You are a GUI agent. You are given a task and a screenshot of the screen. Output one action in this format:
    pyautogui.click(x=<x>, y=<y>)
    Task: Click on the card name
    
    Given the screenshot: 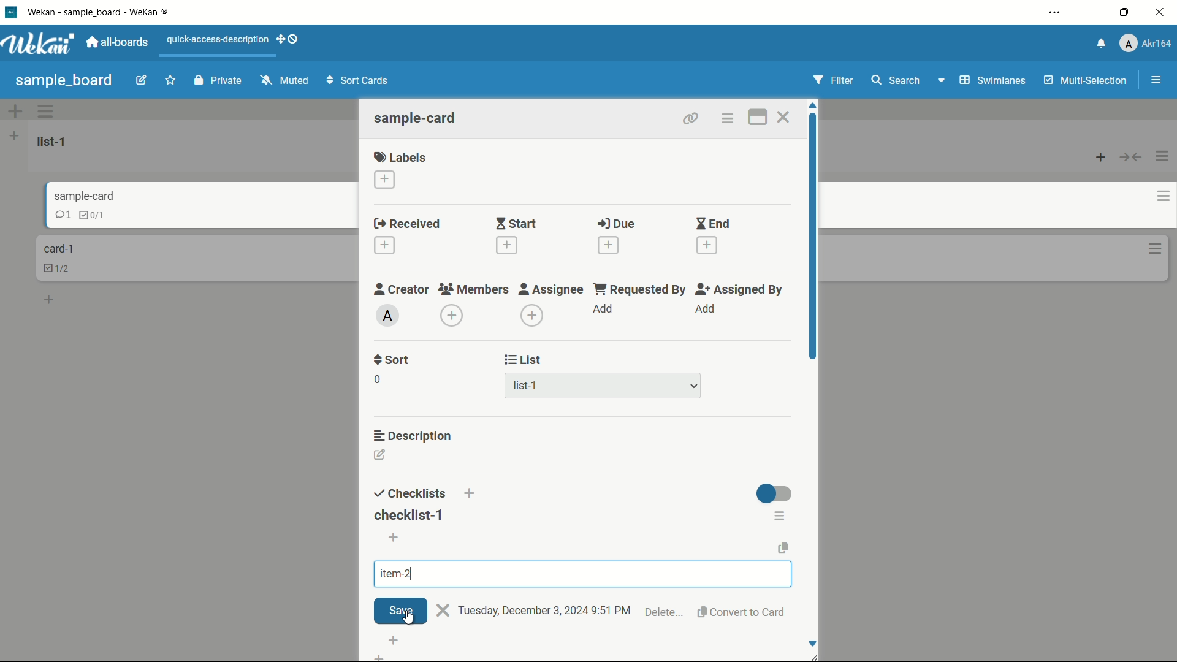 What is the action you would take?
    pyautogui.click(x=416, y=117)
    